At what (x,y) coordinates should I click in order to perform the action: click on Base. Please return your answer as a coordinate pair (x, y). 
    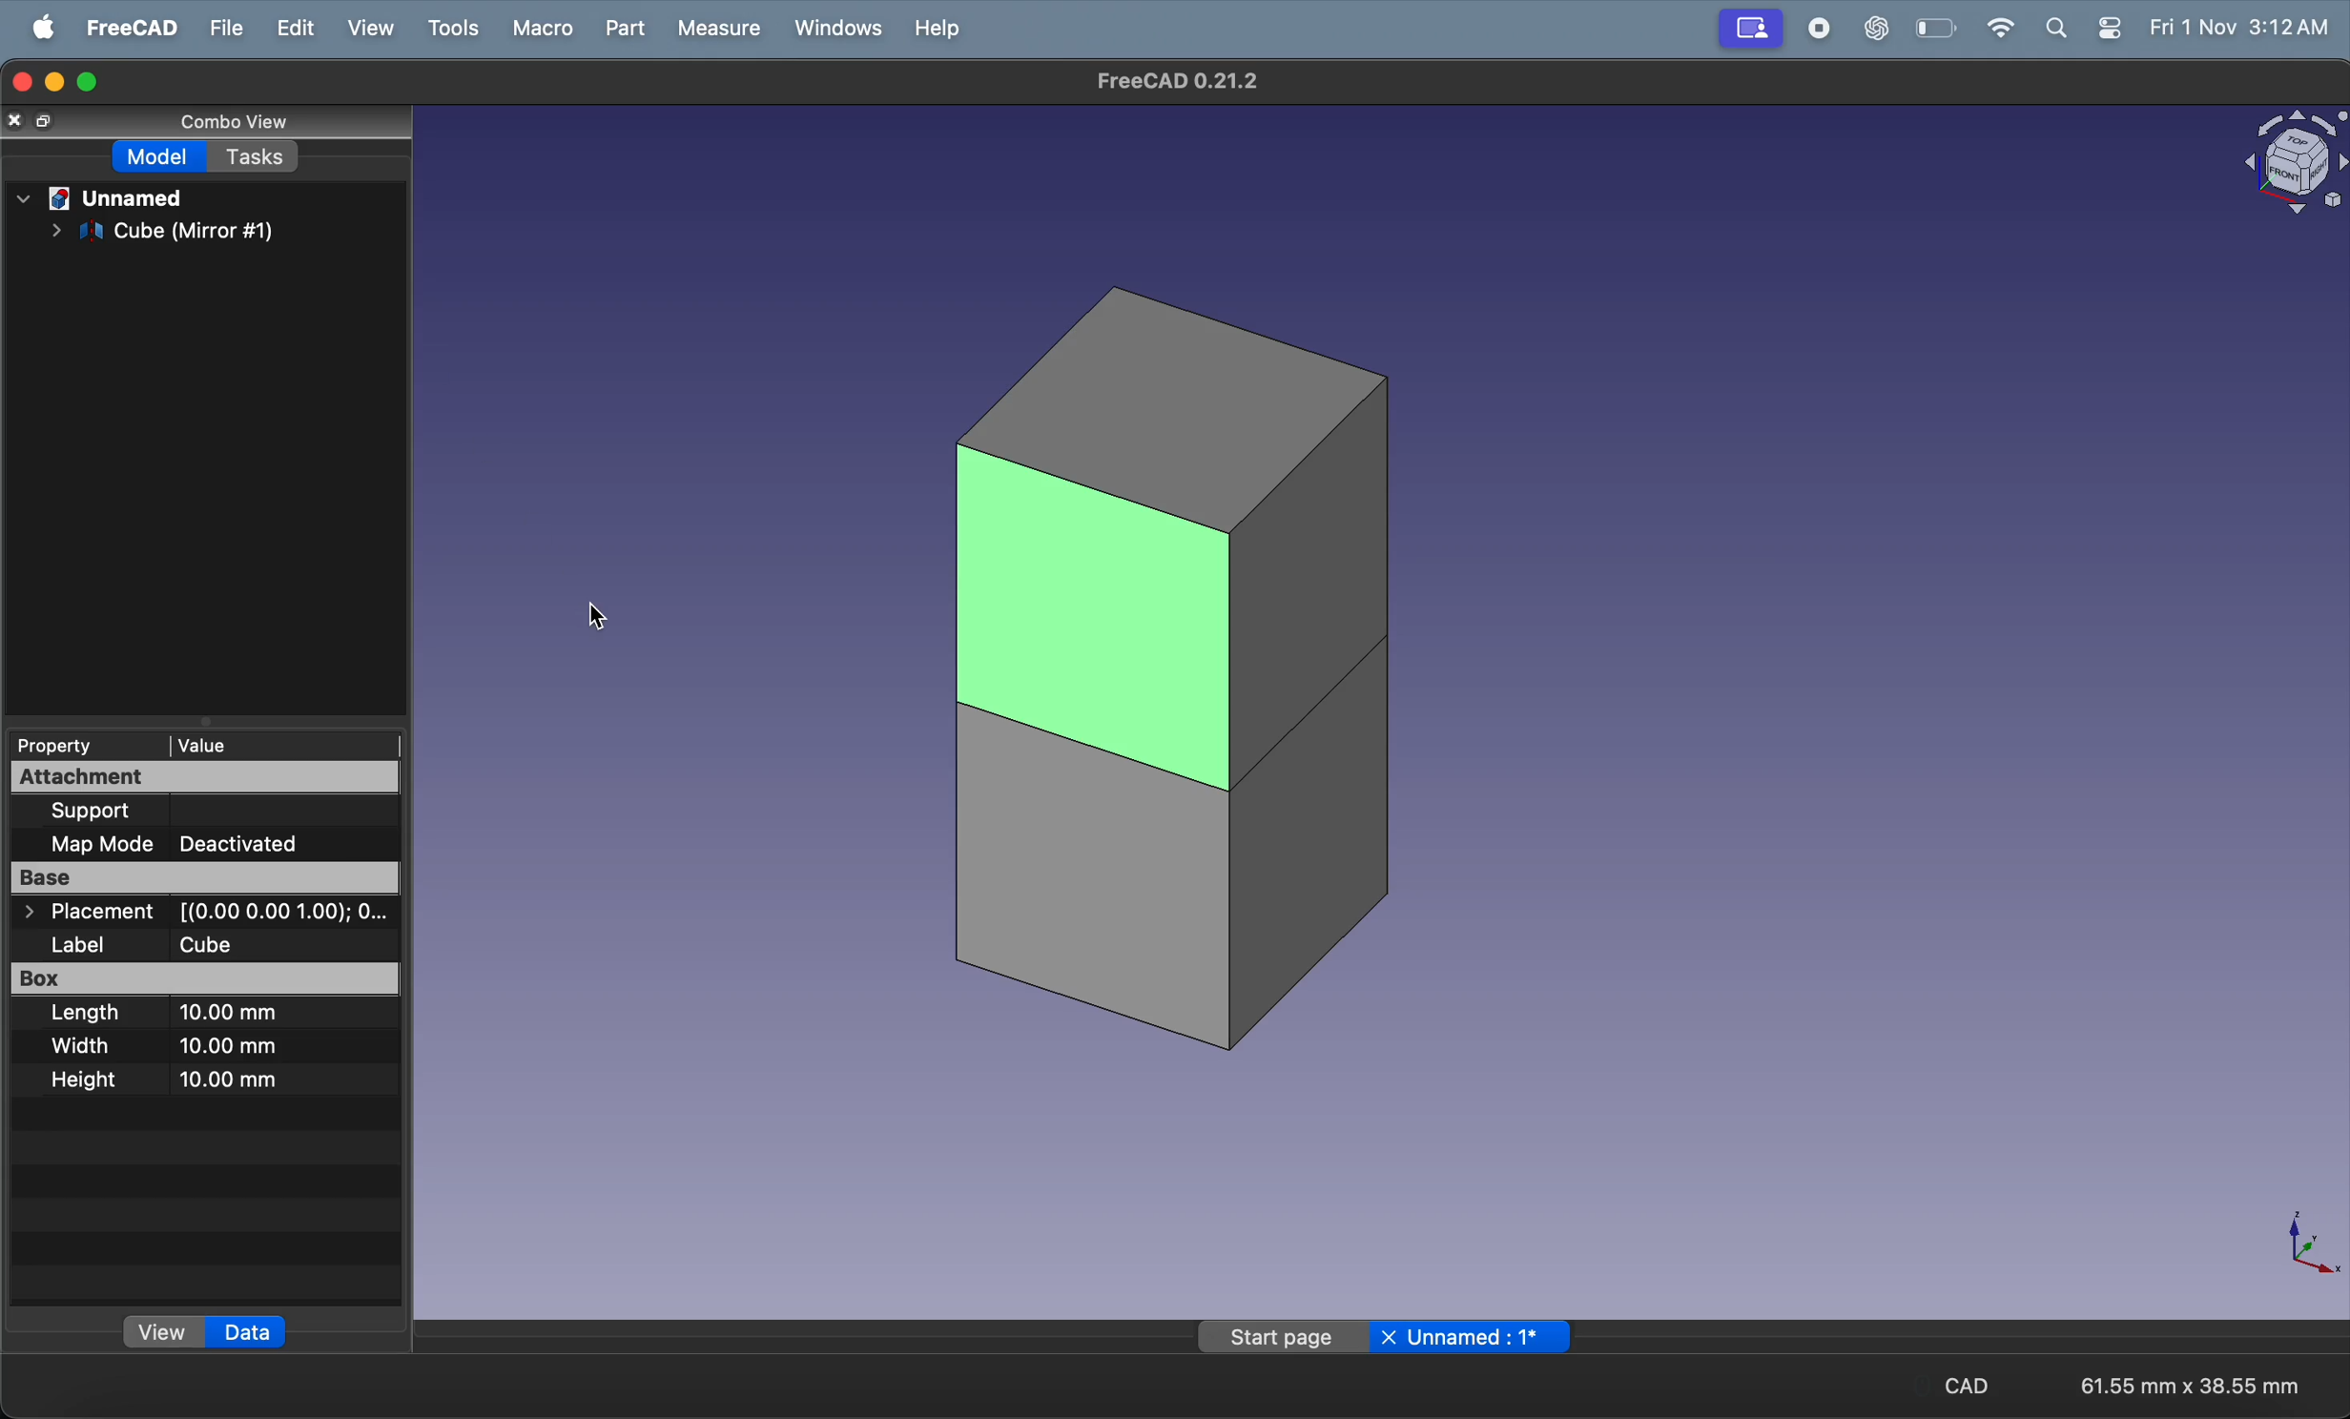
    Looking at the image, I should click on (203, 876).